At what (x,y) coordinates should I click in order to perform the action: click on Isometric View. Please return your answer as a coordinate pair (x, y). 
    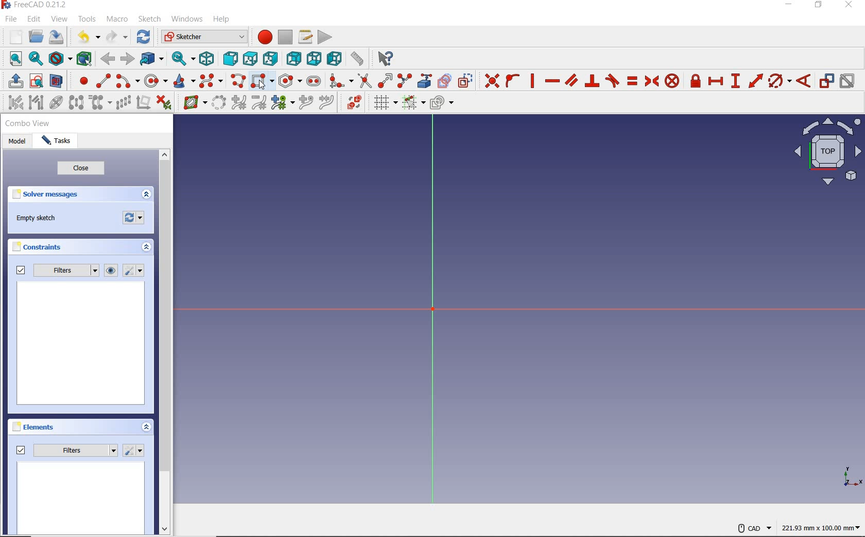
    Looking at the image, I should click on (828, 153).